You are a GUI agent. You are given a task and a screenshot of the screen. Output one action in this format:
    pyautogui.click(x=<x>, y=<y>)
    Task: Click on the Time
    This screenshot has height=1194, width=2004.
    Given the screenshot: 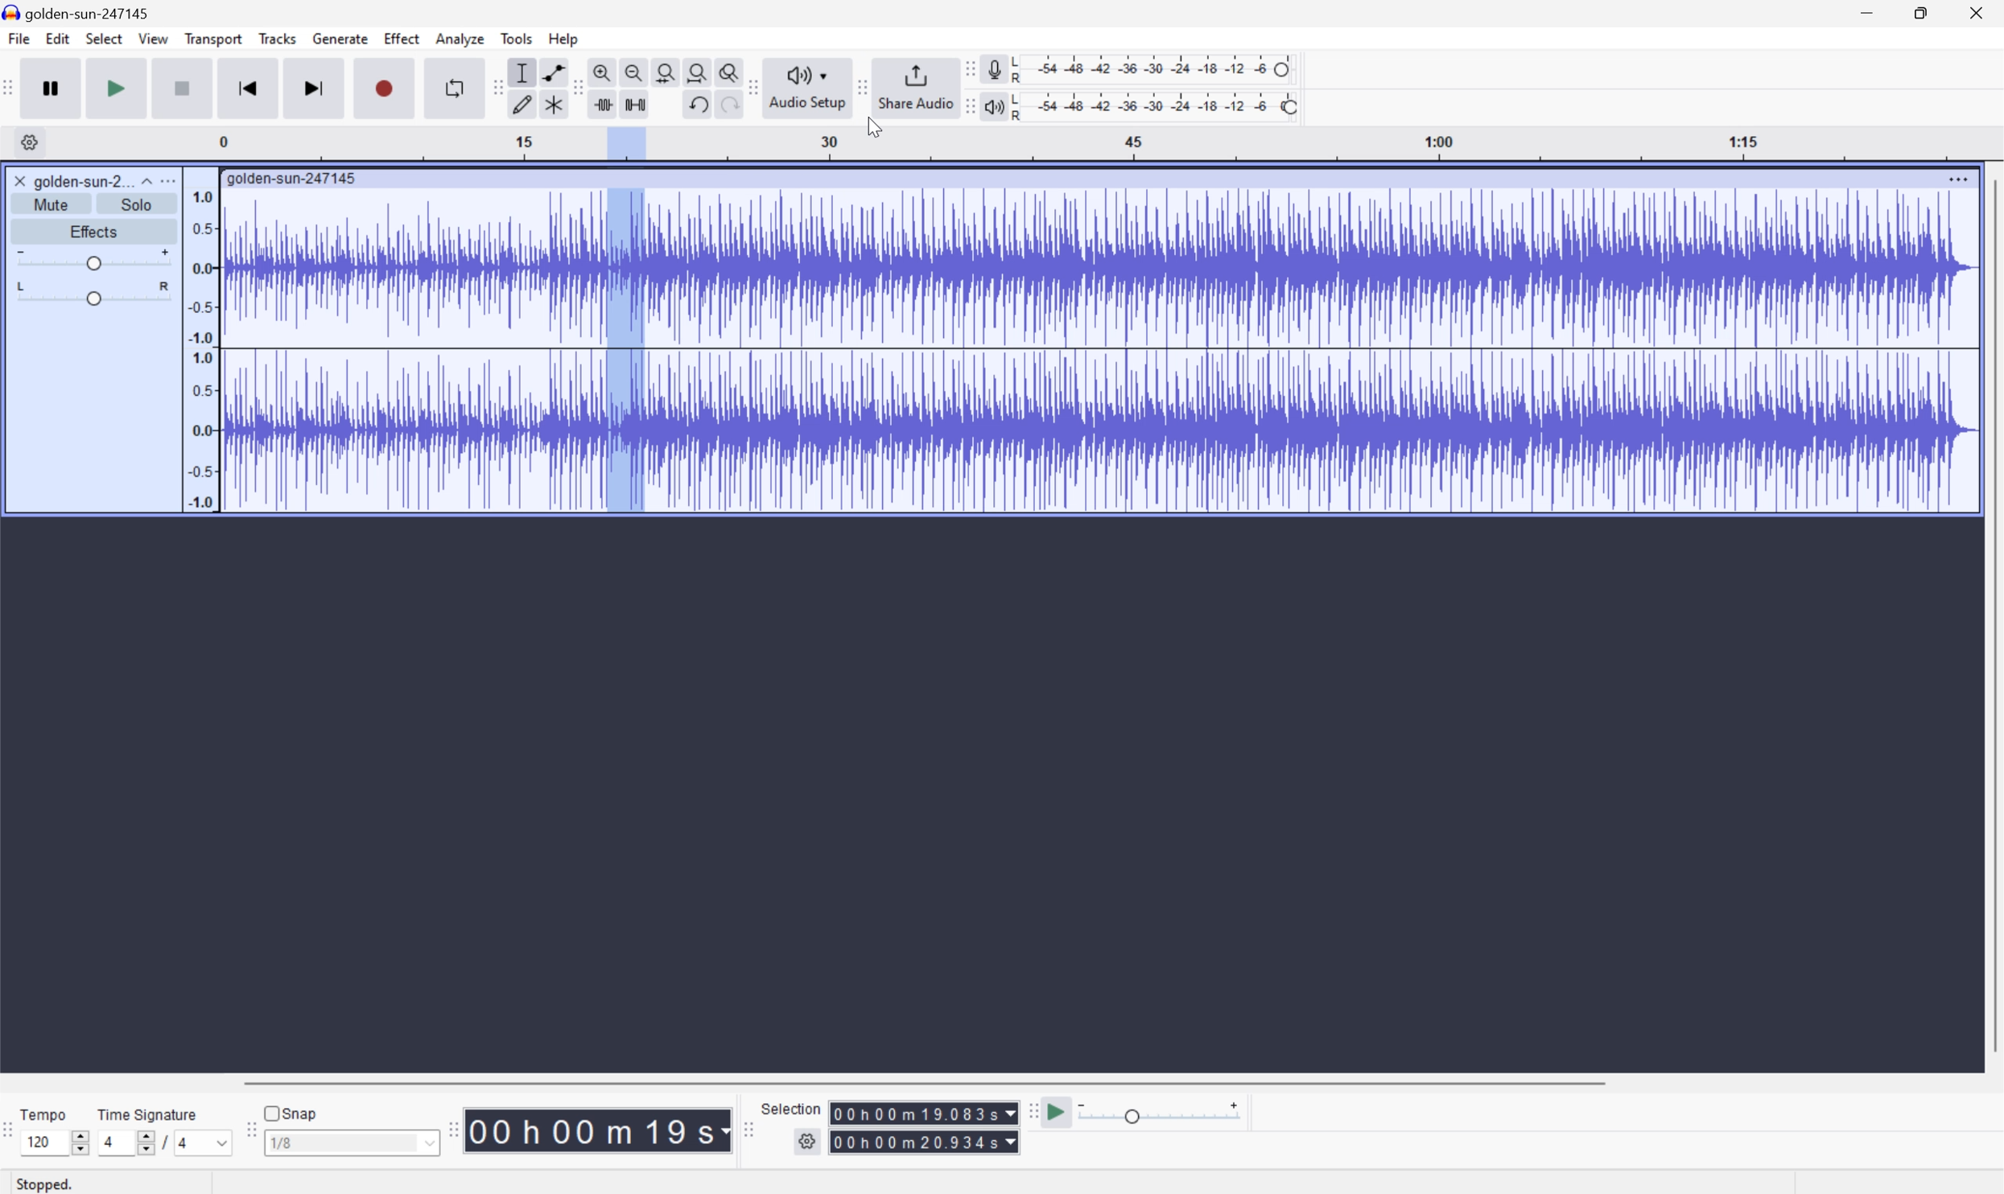 What is the action you would take?
    pyautogui.click(x=598, y=1129)
    